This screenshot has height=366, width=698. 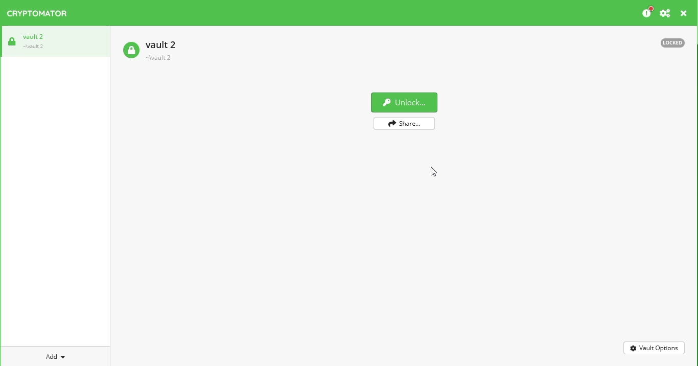 I want to click on vault options, so click(x=654, y=348).